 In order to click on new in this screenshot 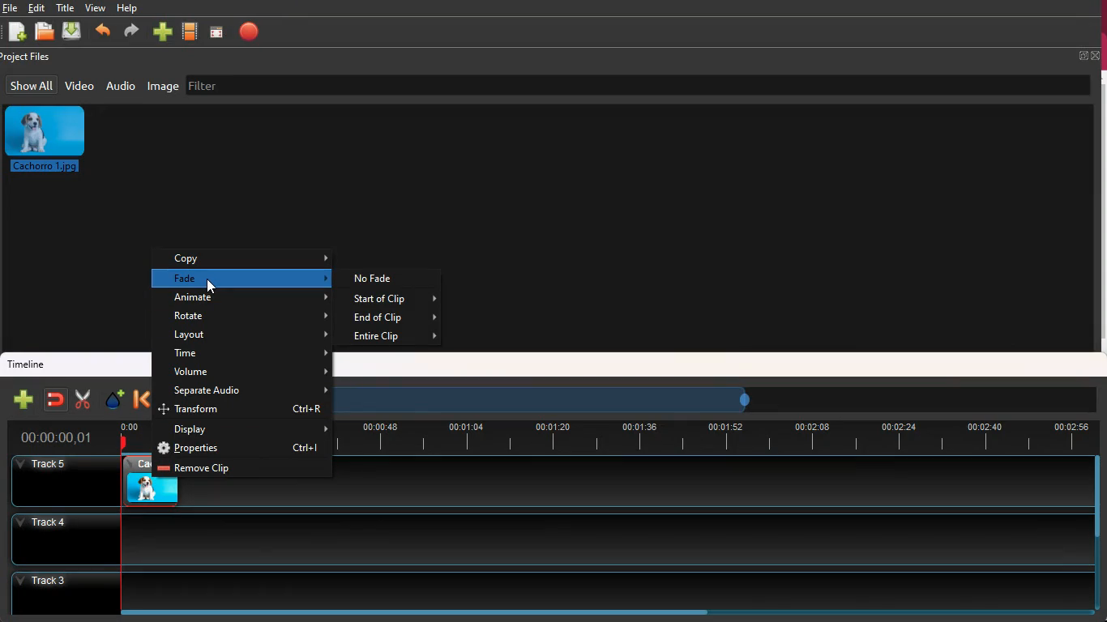, I will do `click(165, 30)`.